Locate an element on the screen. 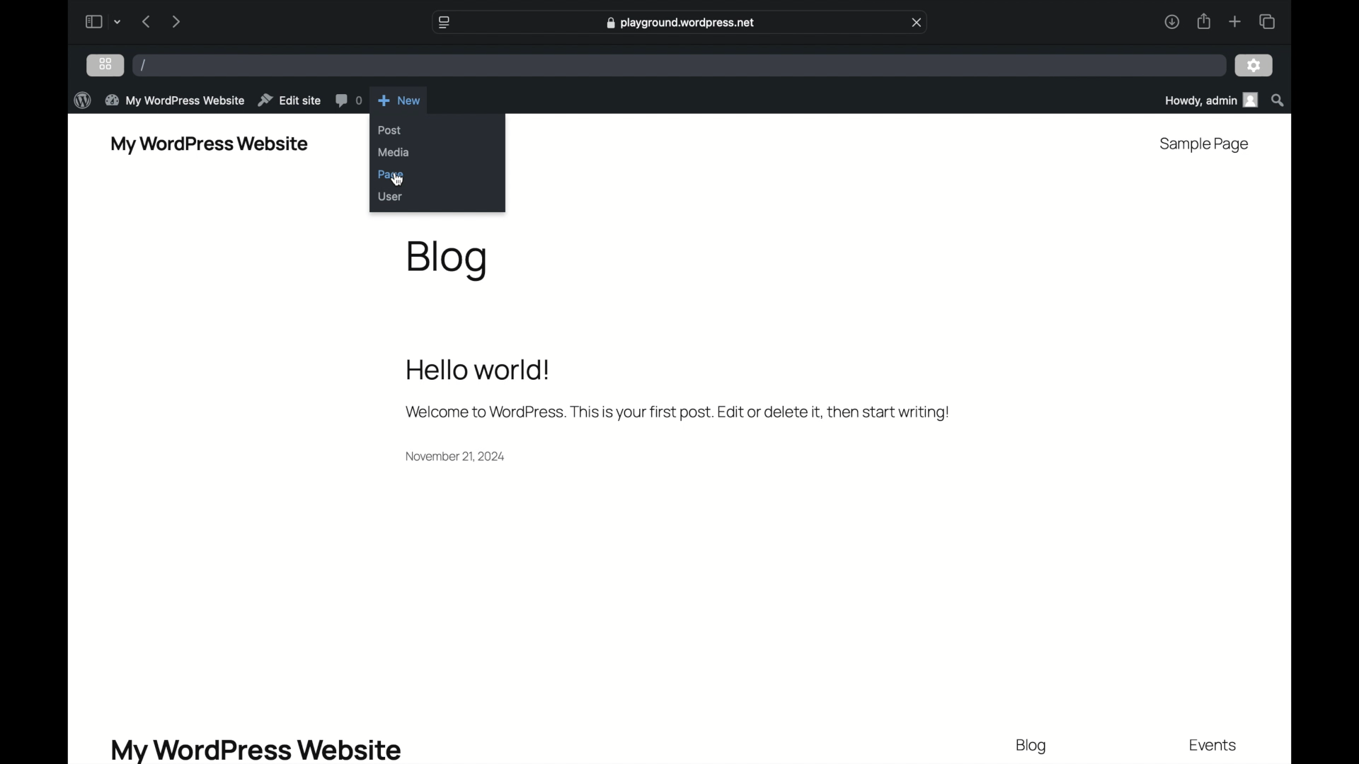 Image resolution: width=1359 pixels, height=764 pixels. page is located at coordinates (391, 175).